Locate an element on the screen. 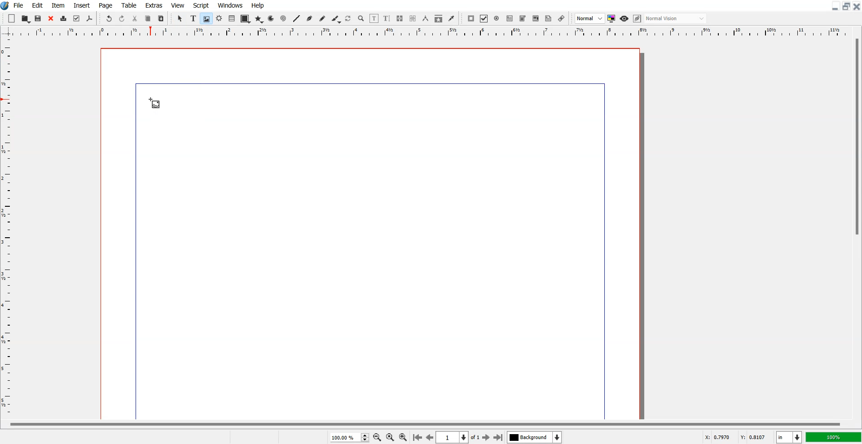 The width and height of the screenshot is (862, 444). Add is located at coordinates (12, 18).